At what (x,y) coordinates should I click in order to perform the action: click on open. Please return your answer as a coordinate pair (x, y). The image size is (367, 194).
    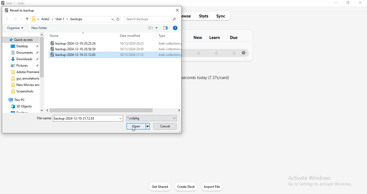
    Looking at the image, I should click on (139, 126).